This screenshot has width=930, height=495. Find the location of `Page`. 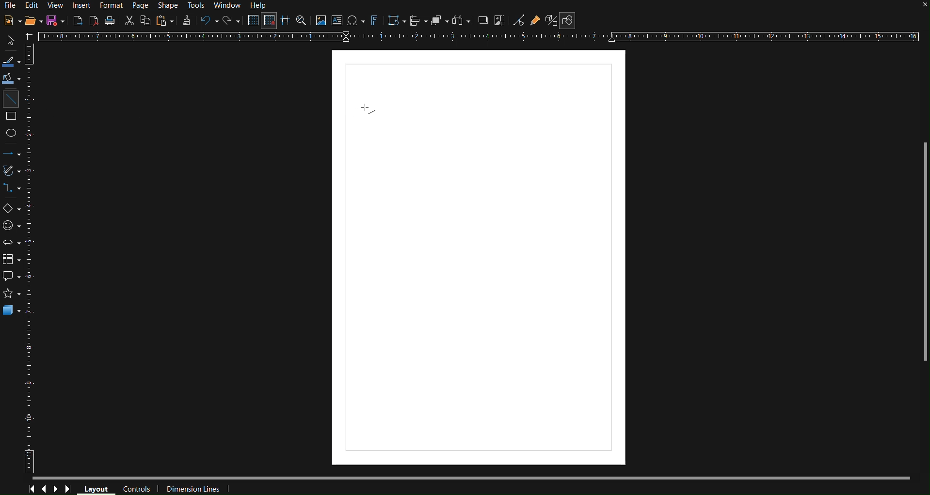

Page is located at coordinates (139, 6).